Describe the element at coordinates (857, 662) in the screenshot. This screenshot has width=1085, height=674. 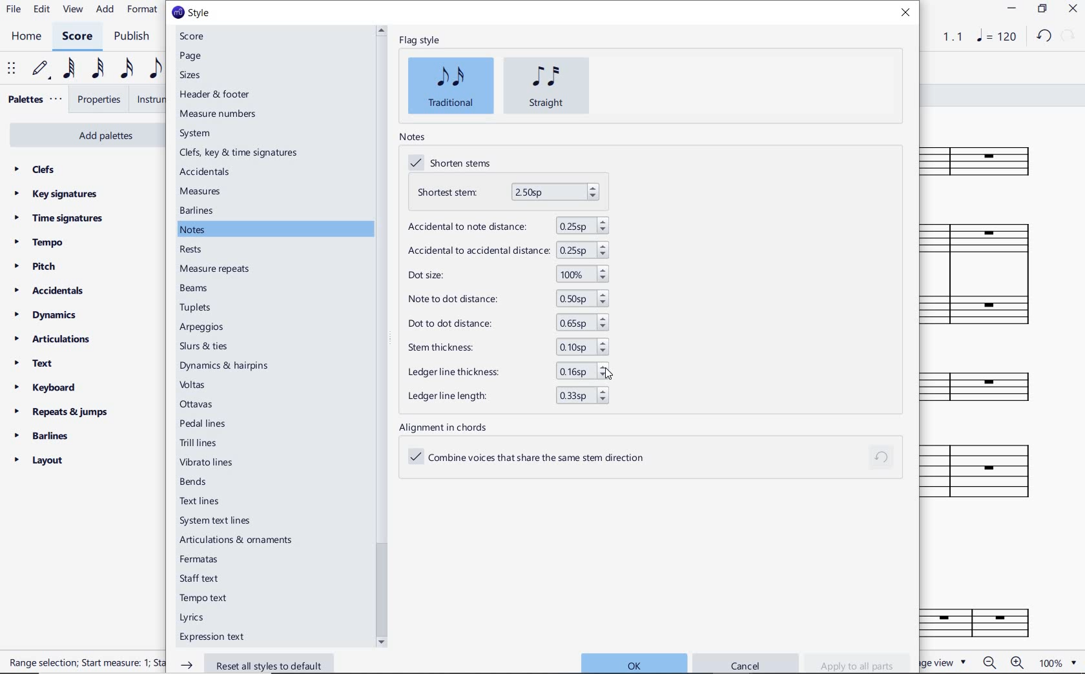
I see `apply to all parts` at that location.